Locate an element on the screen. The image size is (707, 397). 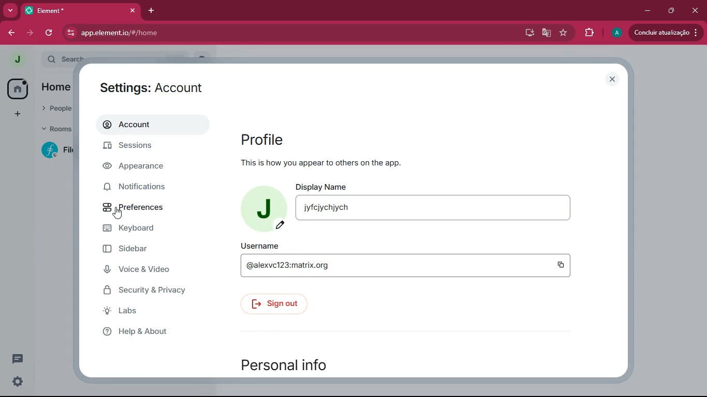
profile is located at coordinates (271, 138).